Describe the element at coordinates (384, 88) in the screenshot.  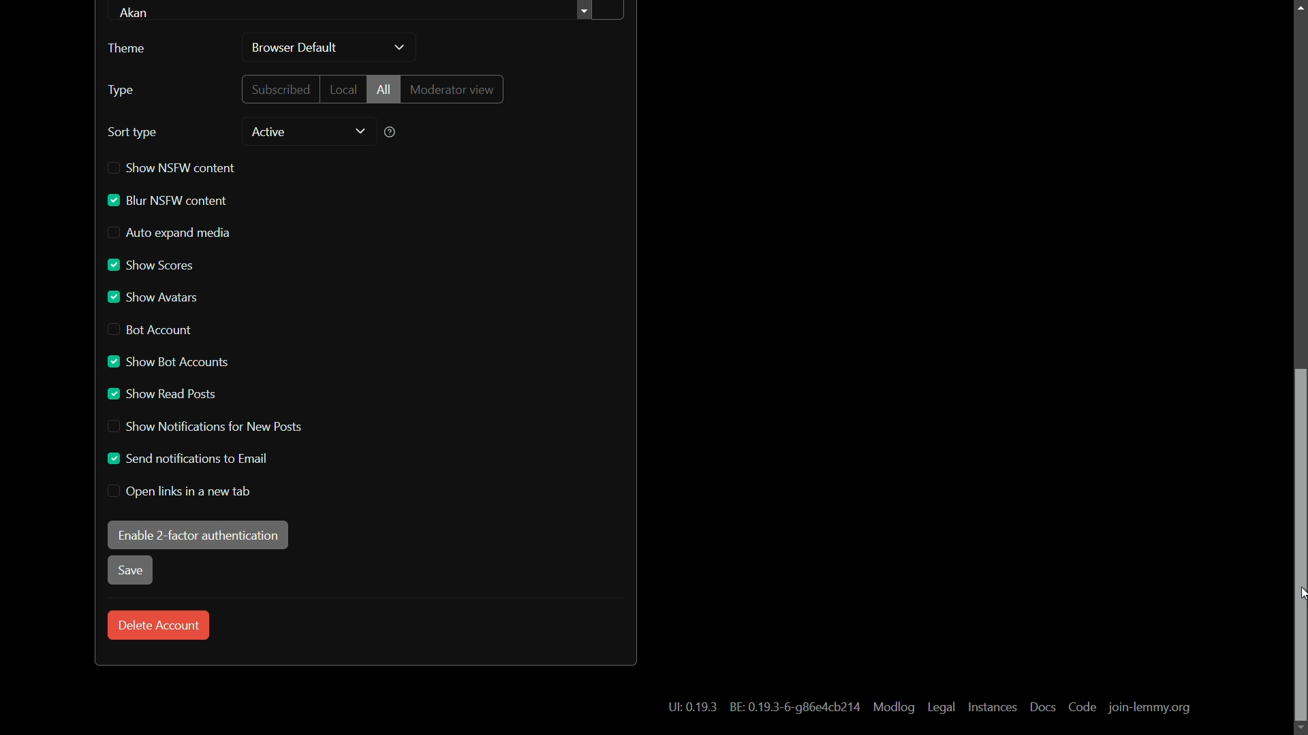
I see `all` at that location.